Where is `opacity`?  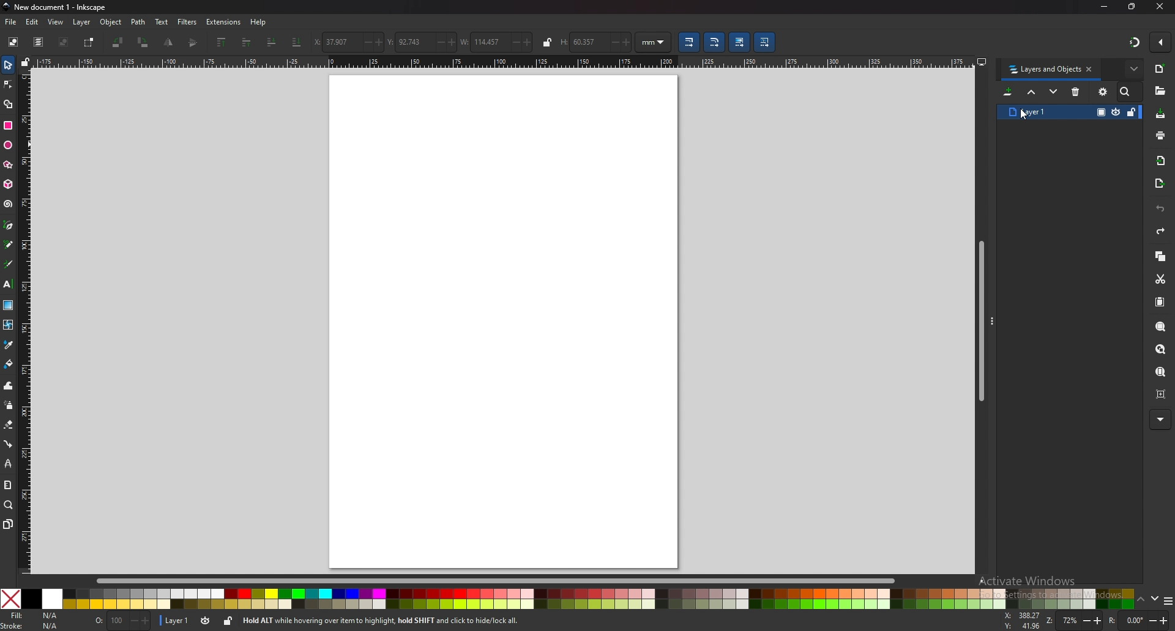
opacity is located at coordinates (1101, 111).